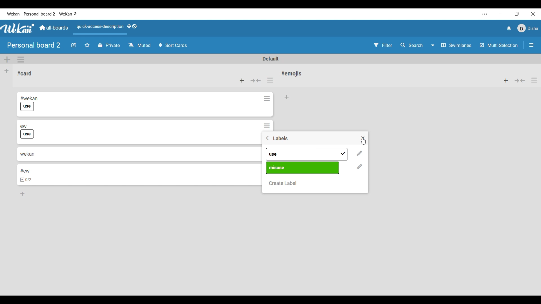 The height and width of the screenshot is (304, 541). I want to click on Change name and color of respective label, so click(360, 167).